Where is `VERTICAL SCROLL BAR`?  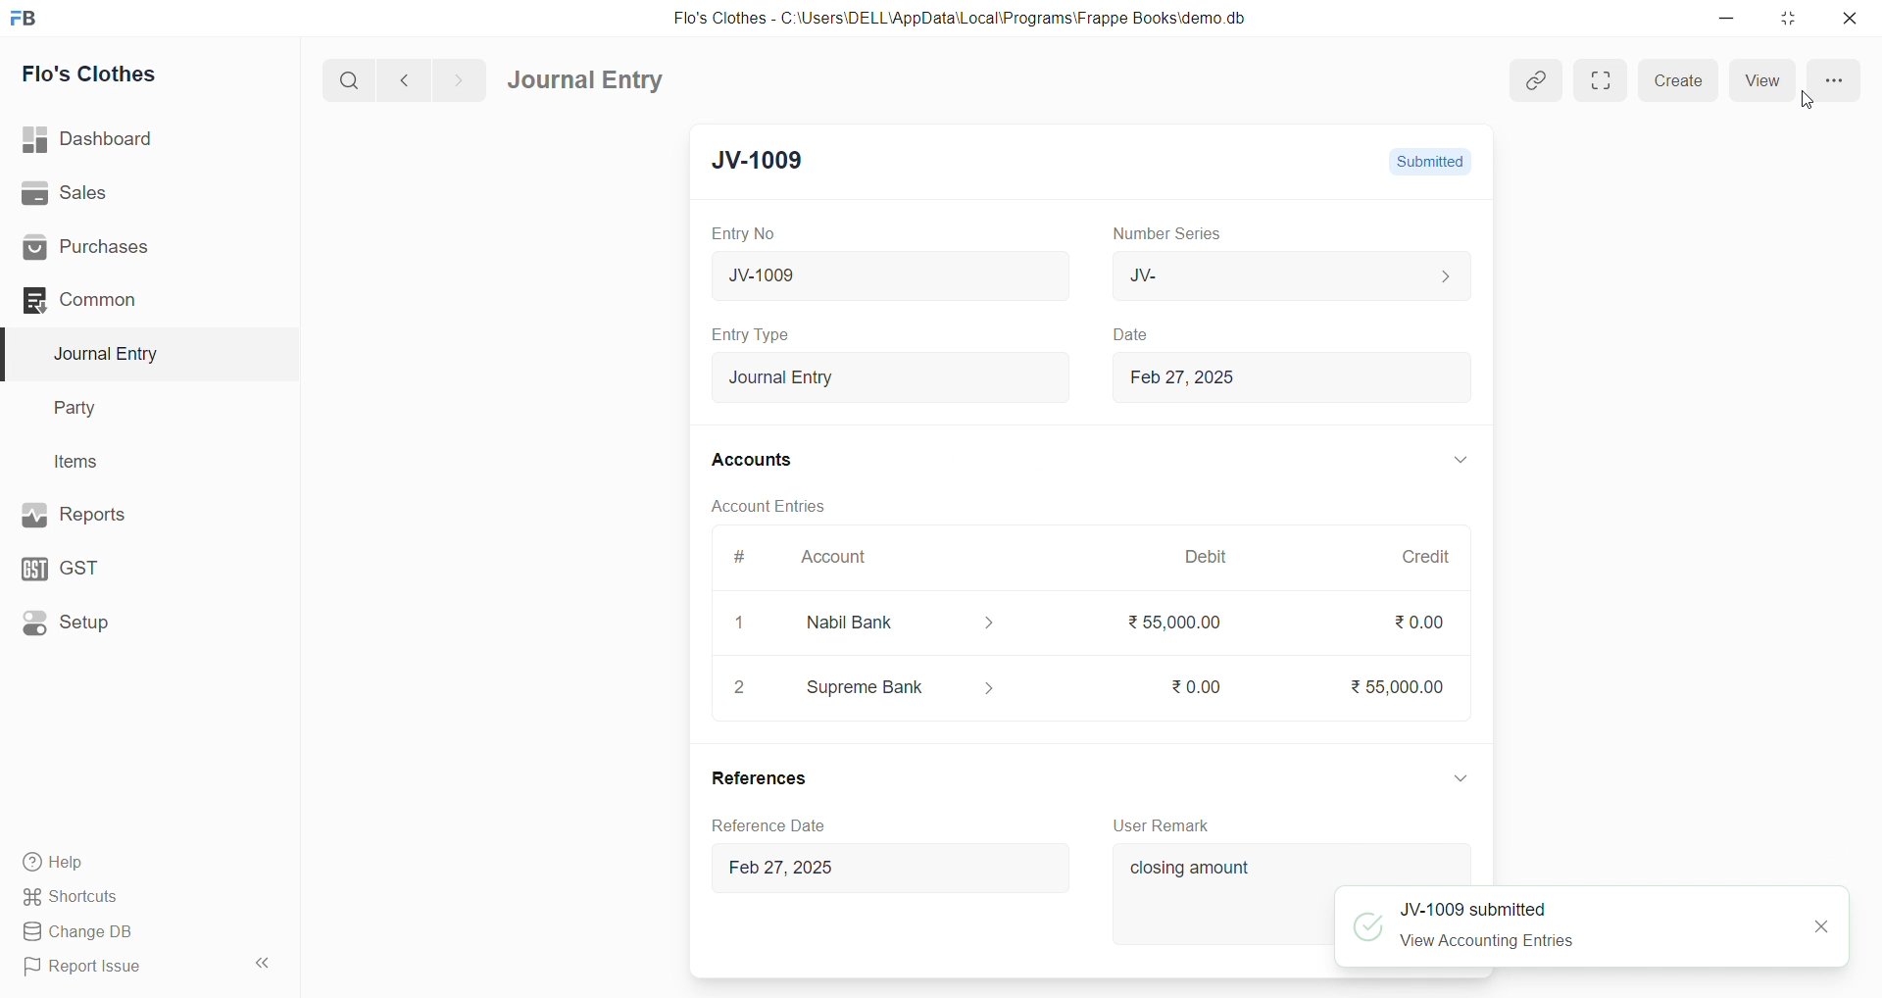
VERTICAL SCROLL BAR is located at coordinates (1488, 543).